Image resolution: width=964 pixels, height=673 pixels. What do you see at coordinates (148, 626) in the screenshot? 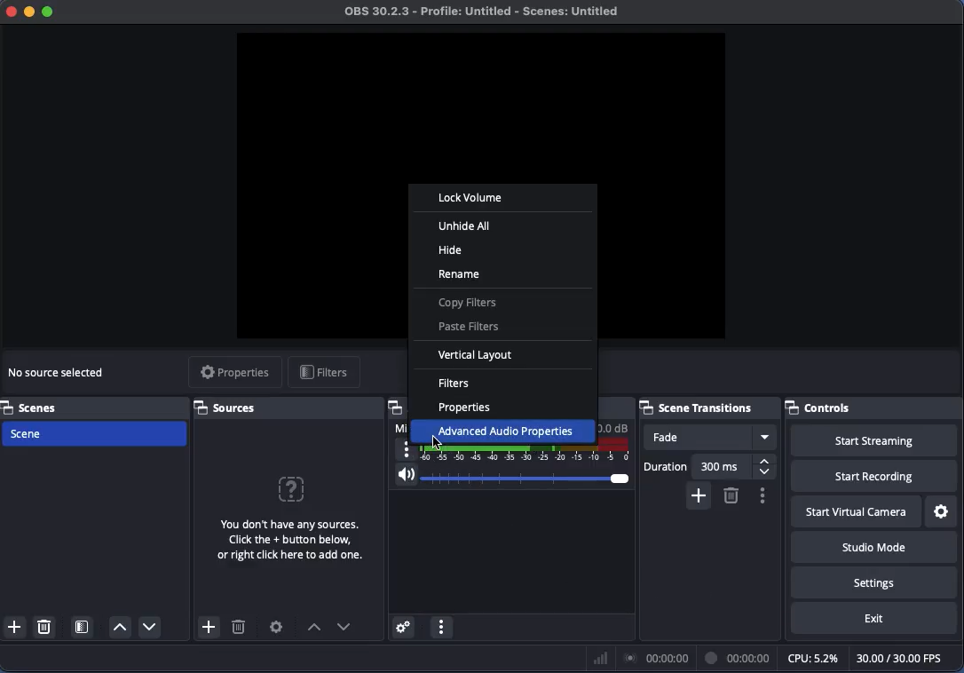
I see `Move down` at bounding box center [148, 626].